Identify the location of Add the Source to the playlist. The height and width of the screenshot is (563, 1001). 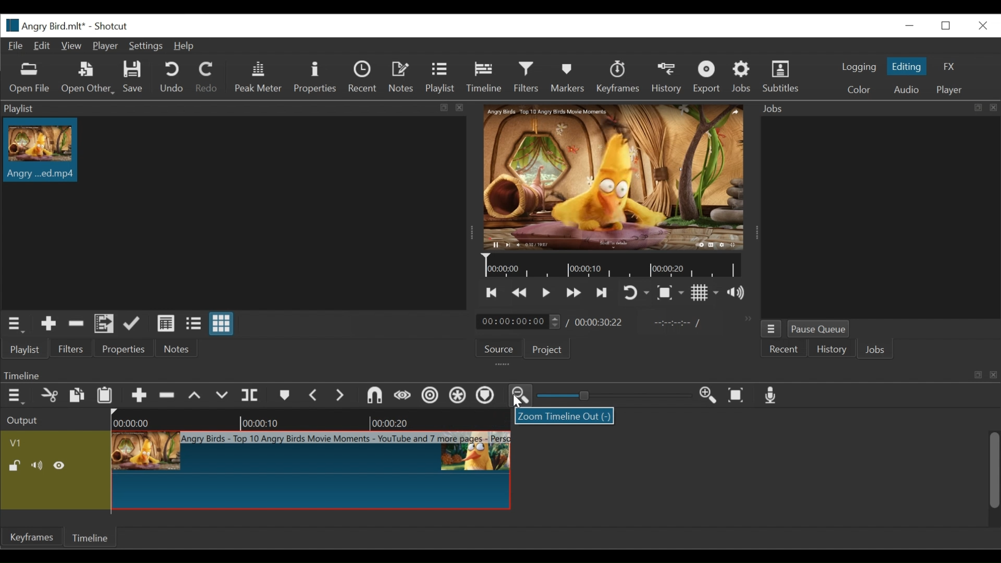
(47, 324).